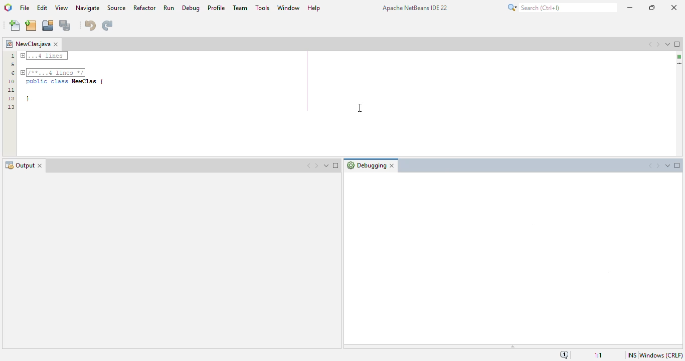 Image resolution: width=685 pixels, height=361 pixels. I want to click on 1:1, so click(599, 354).